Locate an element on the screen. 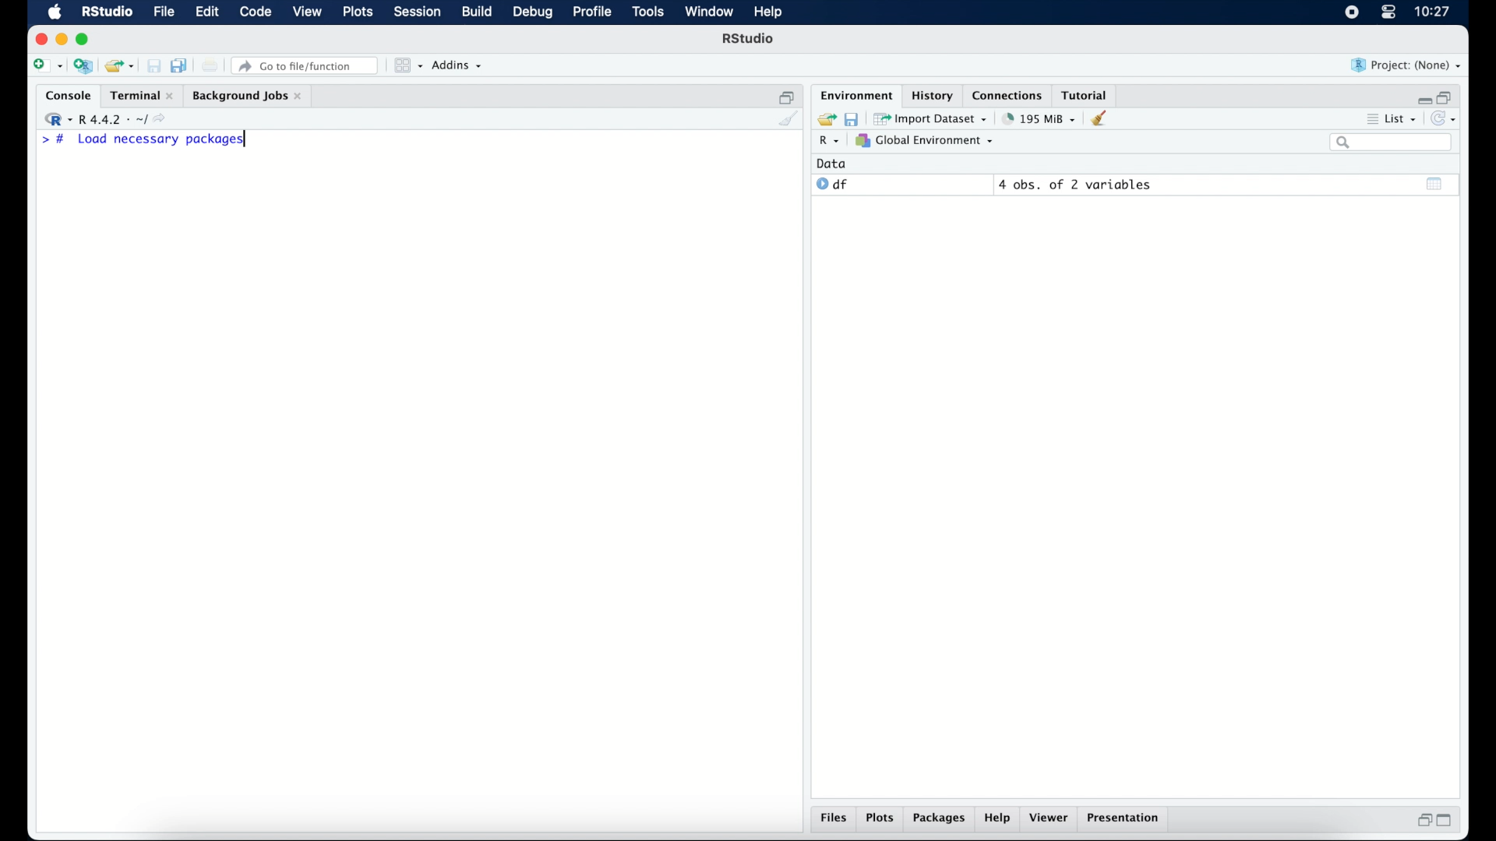 The image size is (1496, 841). restore down is located at coordinates (1448, 96).